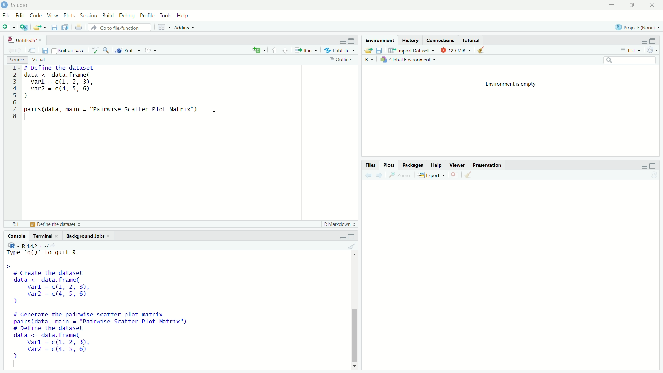 This screenshot has width=663, height=373. I want to click on Environment, so click(379, 39).